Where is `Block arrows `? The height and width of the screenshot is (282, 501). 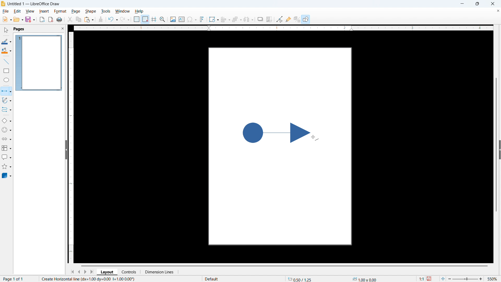 Block arrows  is located at coordinates (7, 139).